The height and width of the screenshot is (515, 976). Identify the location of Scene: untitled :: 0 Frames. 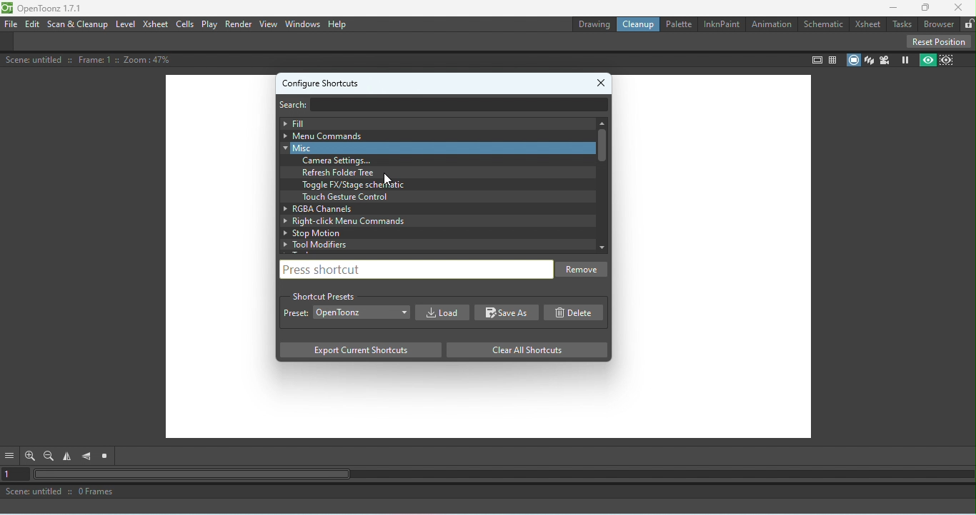
(488, 493).